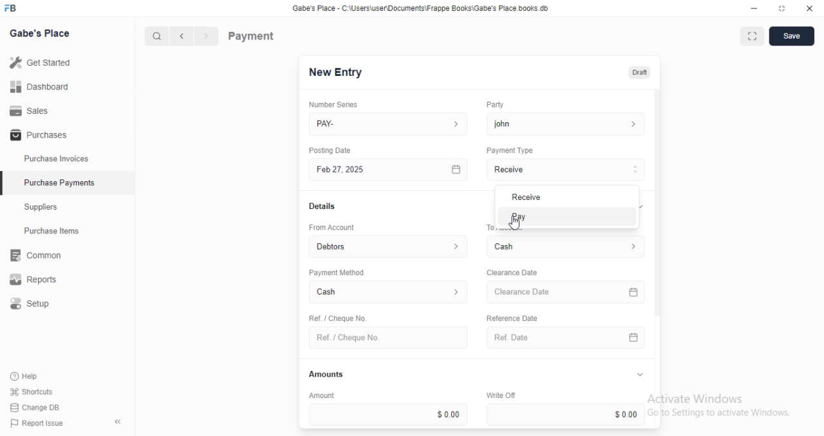  I want to click on Suppliers, so click(45, 208).